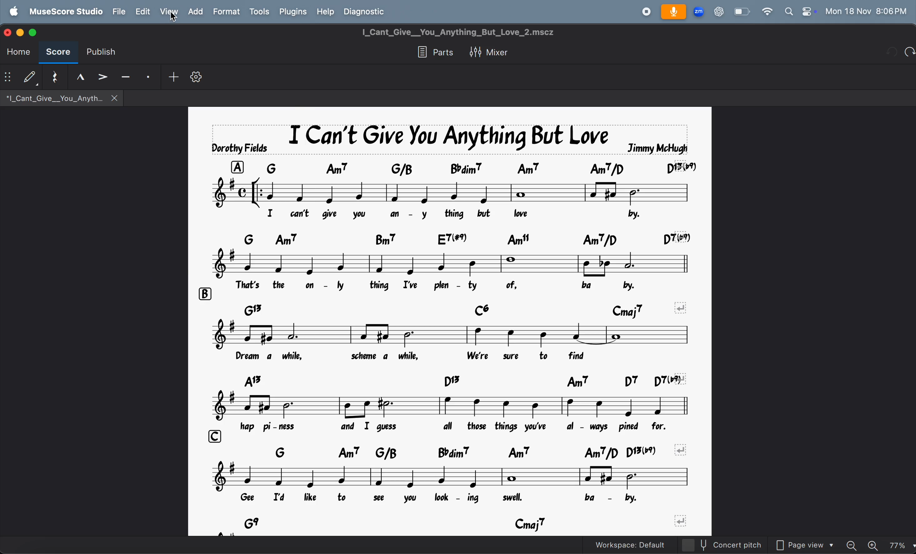 The height and width of the screenshot is (554, 916). What do you see at coordinates (449, 264) in the screenshot?
I see `note` at bounding box center [449, 264].